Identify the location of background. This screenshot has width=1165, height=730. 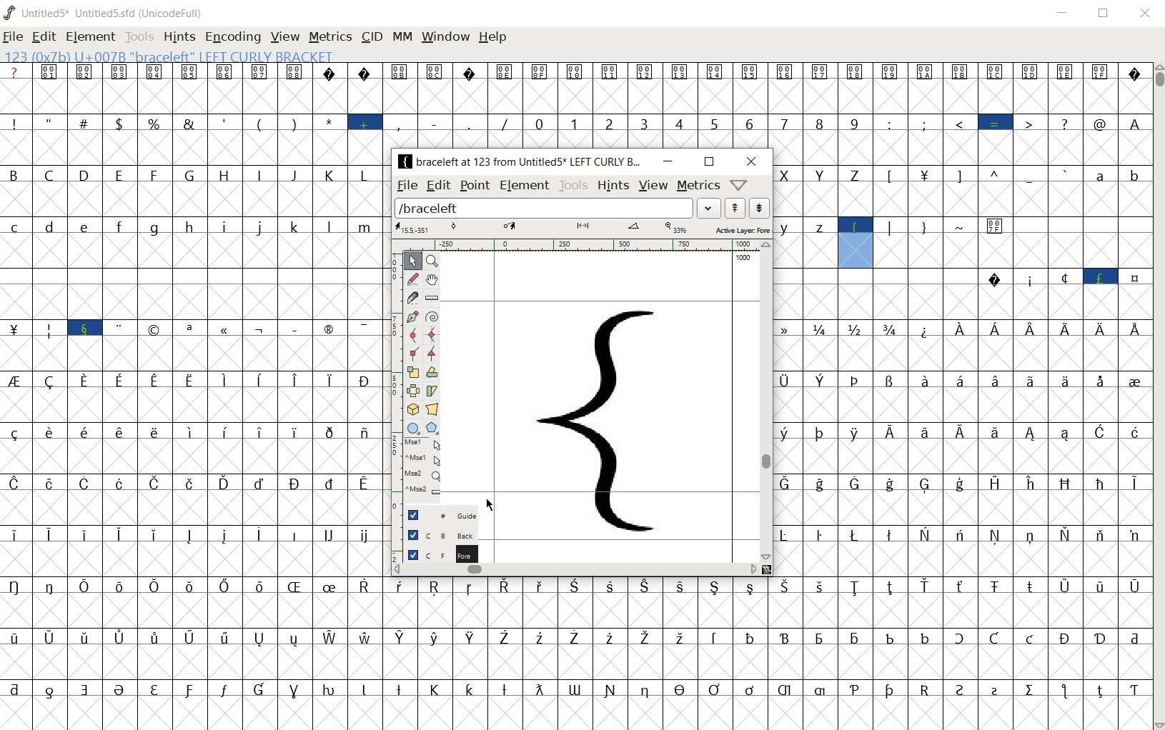
(435, 552).